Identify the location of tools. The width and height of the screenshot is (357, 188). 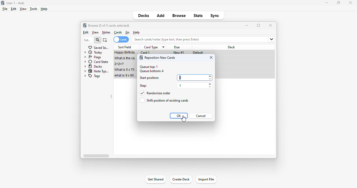
(33, 9).